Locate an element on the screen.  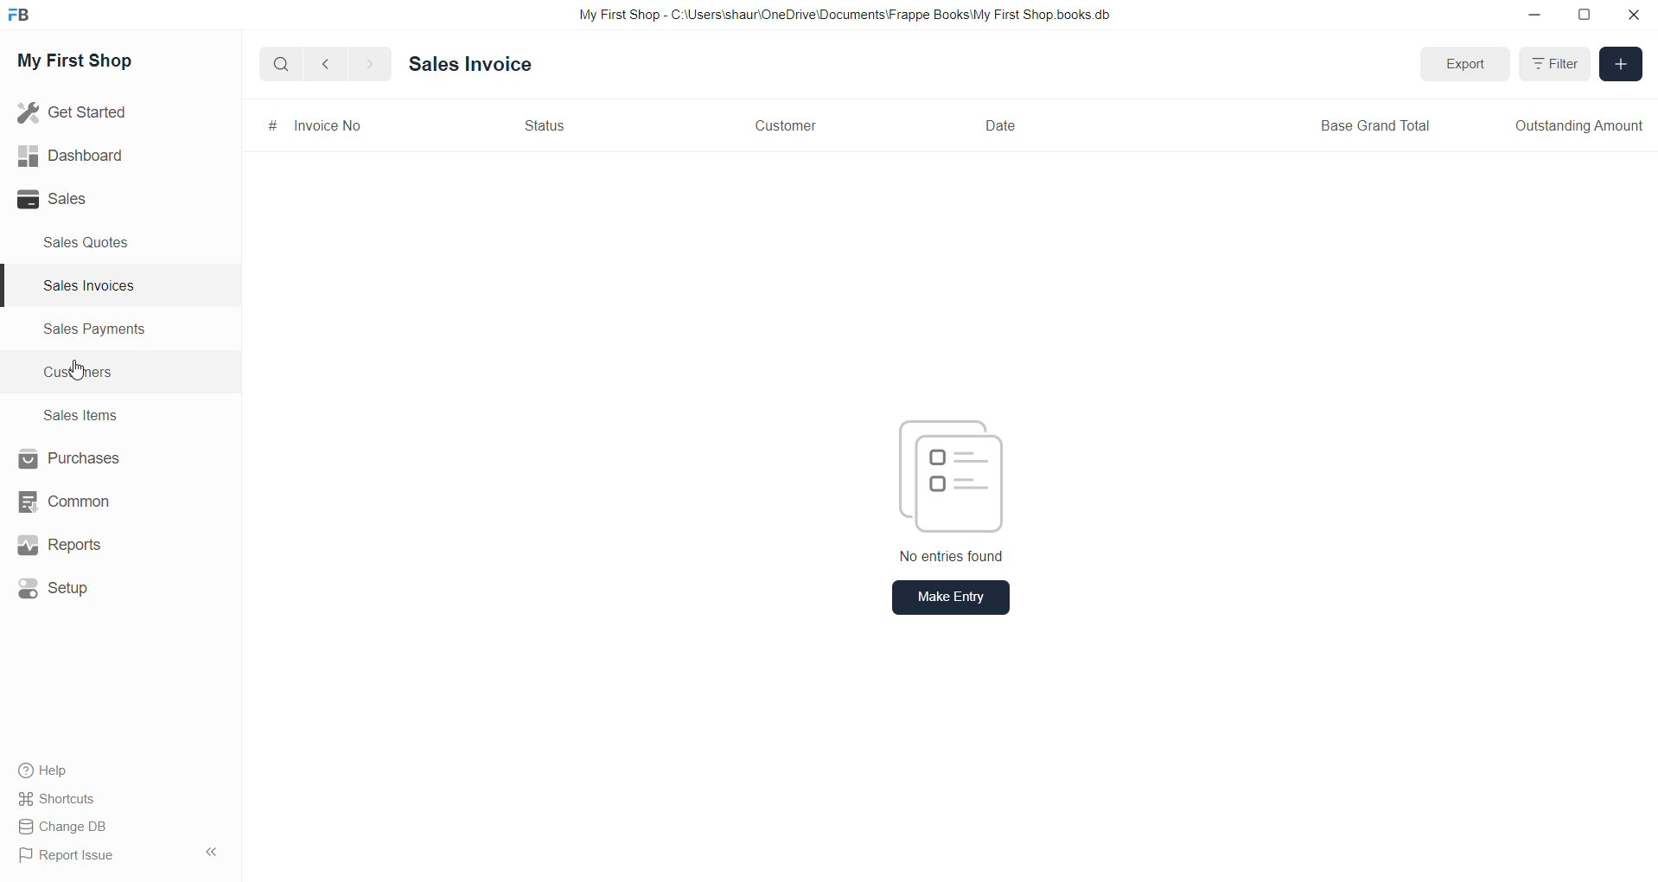
customers is located at coordinates (91, 374).